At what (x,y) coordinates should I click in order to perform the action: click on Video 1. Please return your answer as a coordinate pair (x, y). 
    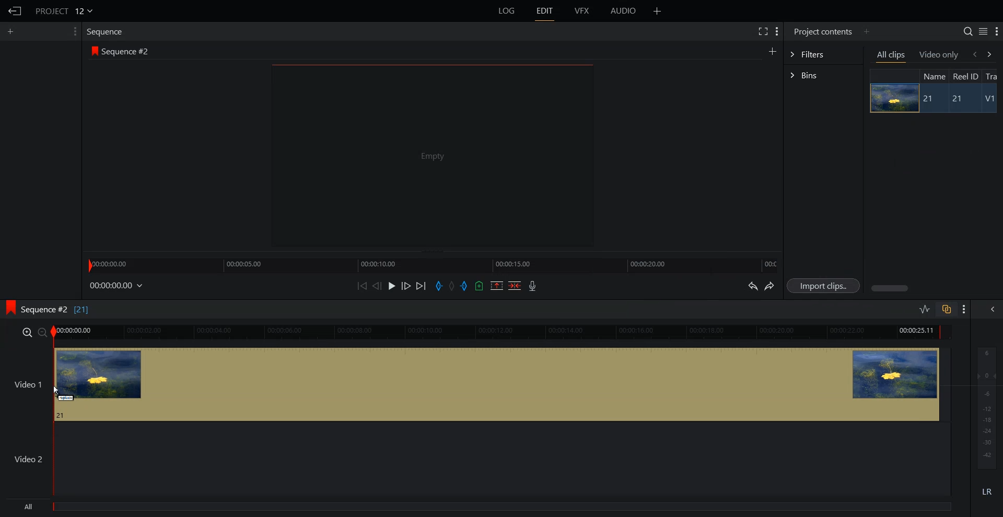
    Looking at the image, I should click on (476, 384).